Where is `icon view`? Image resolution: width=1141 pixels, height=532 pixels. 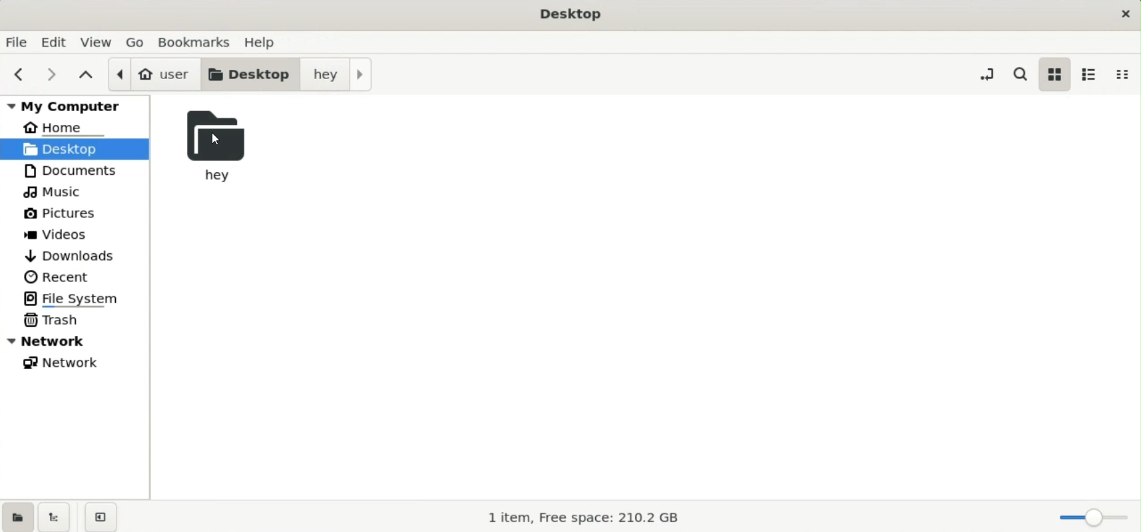 icon view is located at coordinates (1054, 74).